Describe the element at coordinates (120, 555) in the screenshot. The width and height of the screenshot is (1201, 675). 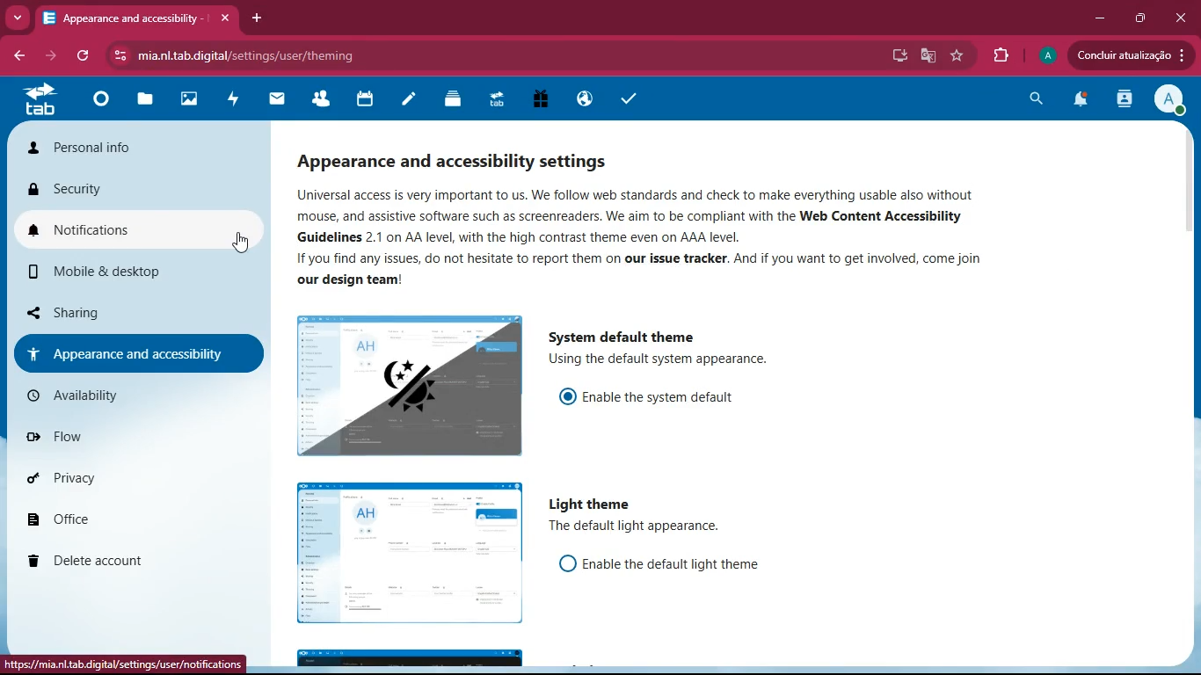
I see `delete ` at that location.